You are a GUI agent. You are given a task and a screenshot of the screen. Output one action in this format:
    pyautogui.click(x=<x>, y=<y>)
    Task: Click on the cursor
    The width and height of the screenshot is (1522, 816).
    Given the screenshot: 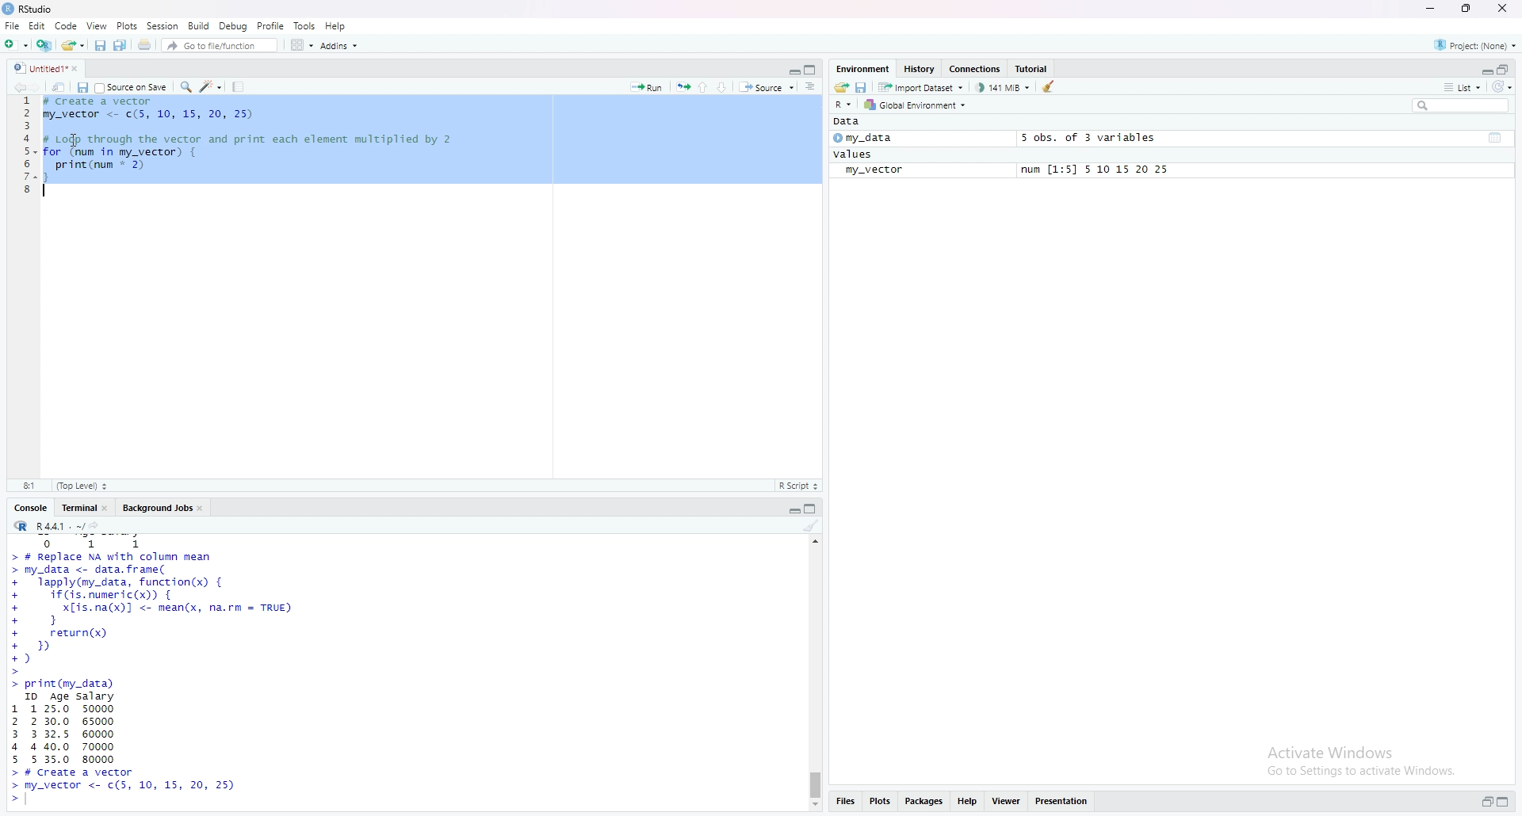 What is the action you would take?
    pyautogui.click(x=73, y=140)
    